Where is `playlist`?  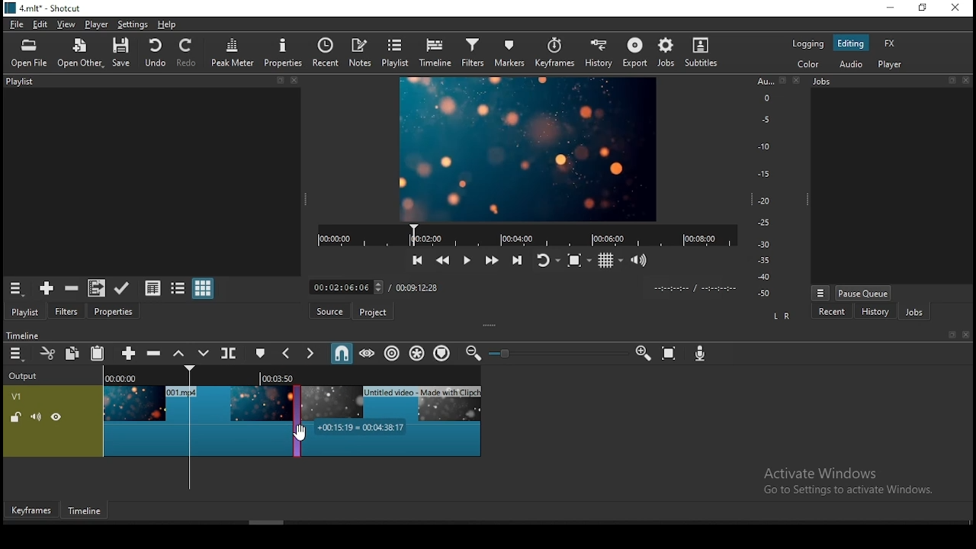
playlist is located at coordinates (396, 53).